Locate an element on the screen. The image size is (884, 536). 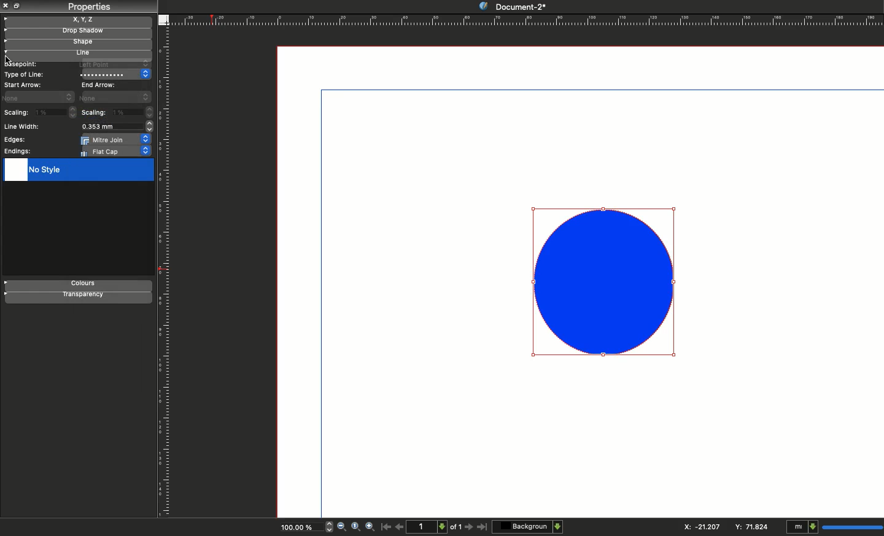
Next page is located at coordinates (470, 527).